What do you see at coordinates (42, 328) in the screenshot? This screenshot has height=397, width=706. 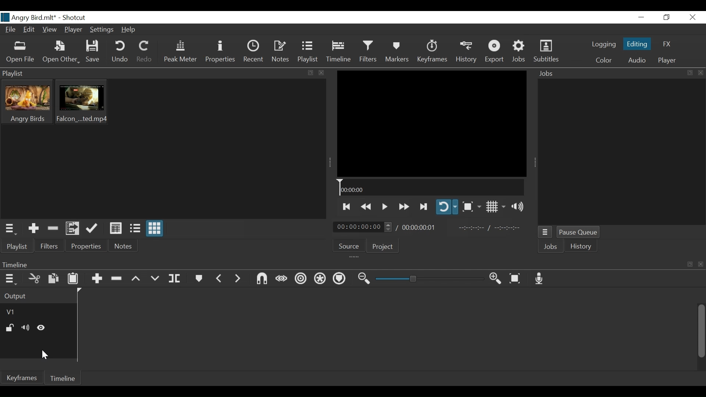 I see `Hide` at bounding box center [42, 328].